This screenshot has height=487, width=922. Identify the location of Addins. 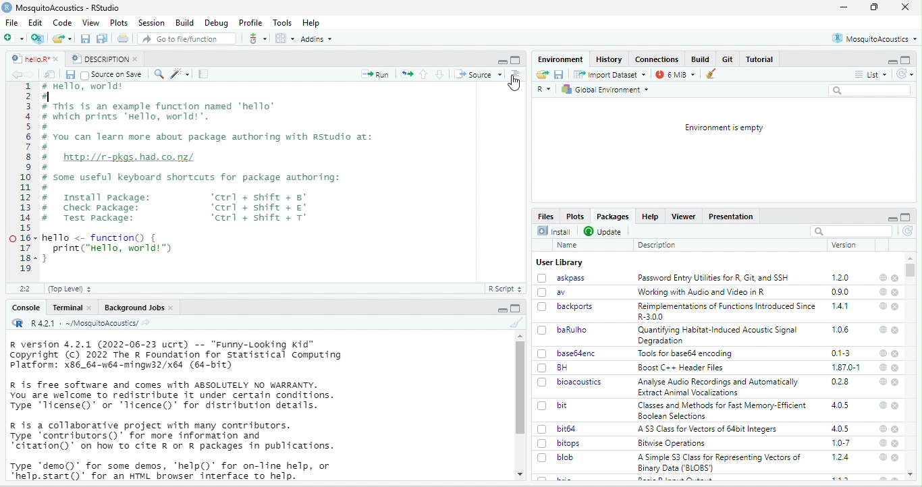
(317, 38).